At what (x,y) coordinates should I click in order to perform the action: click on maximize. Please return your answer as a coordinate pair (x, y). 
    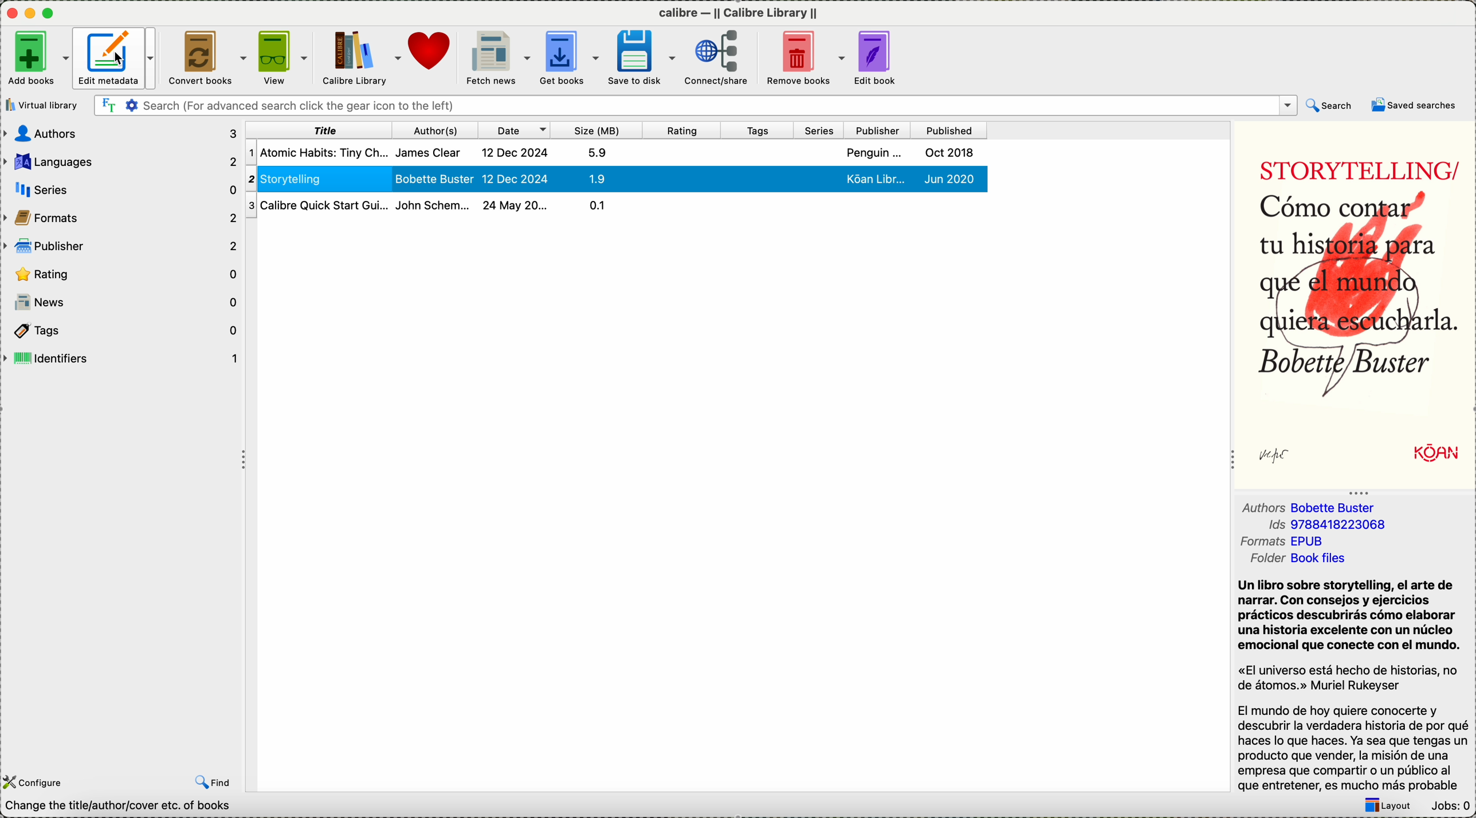
    Looking at the image, I should click on (50, 13).